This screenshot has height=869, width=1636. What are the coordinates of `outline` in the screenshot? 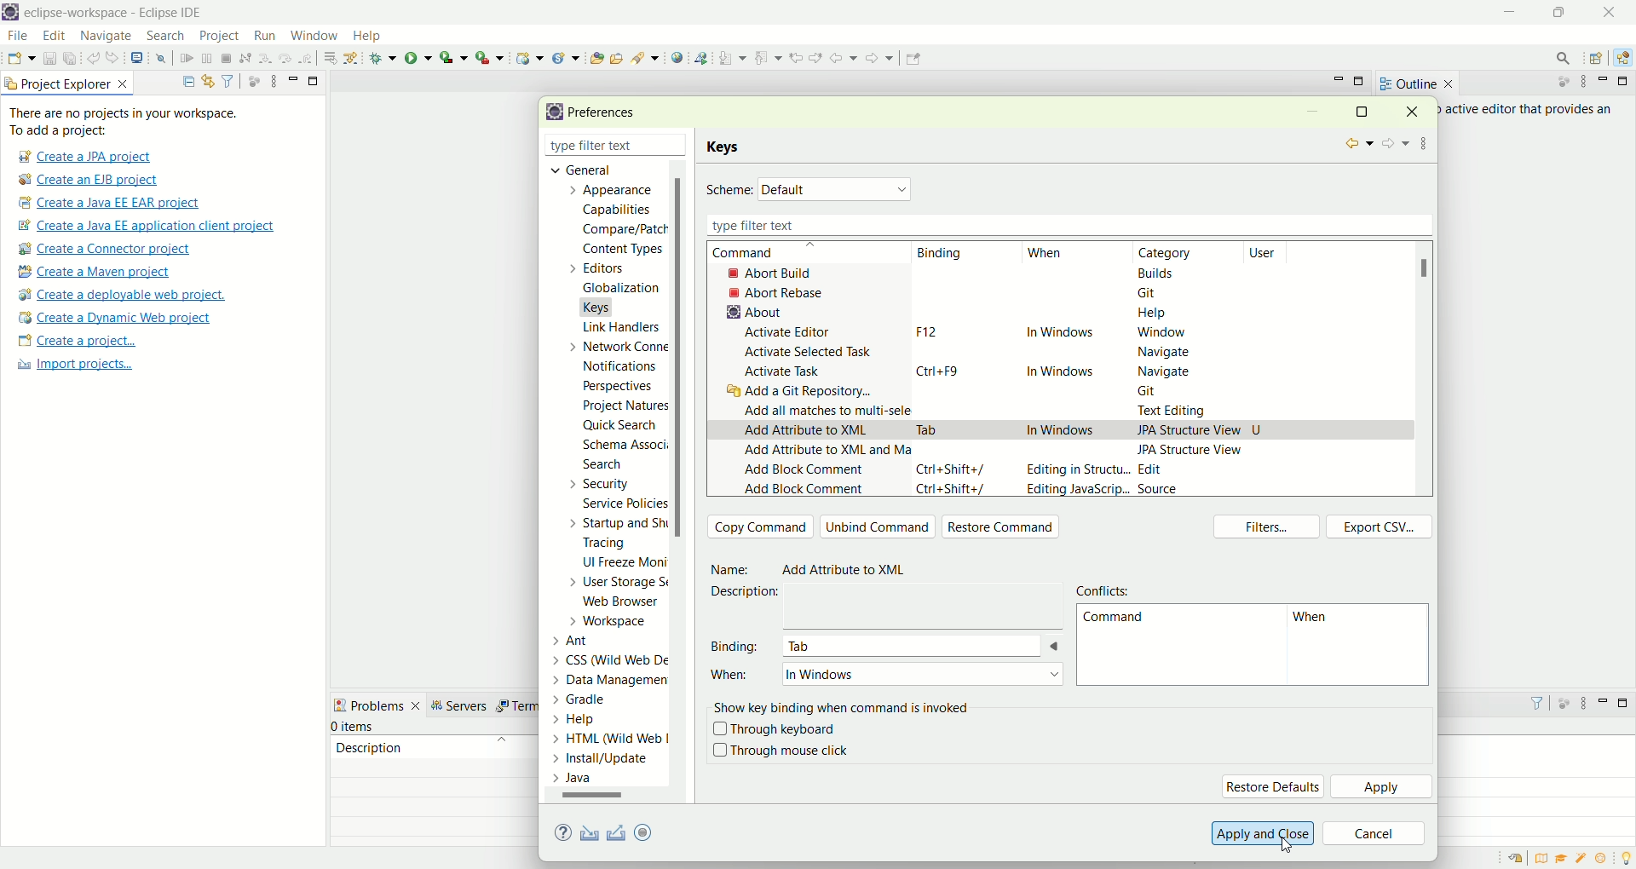 It's located at (1416, 83).